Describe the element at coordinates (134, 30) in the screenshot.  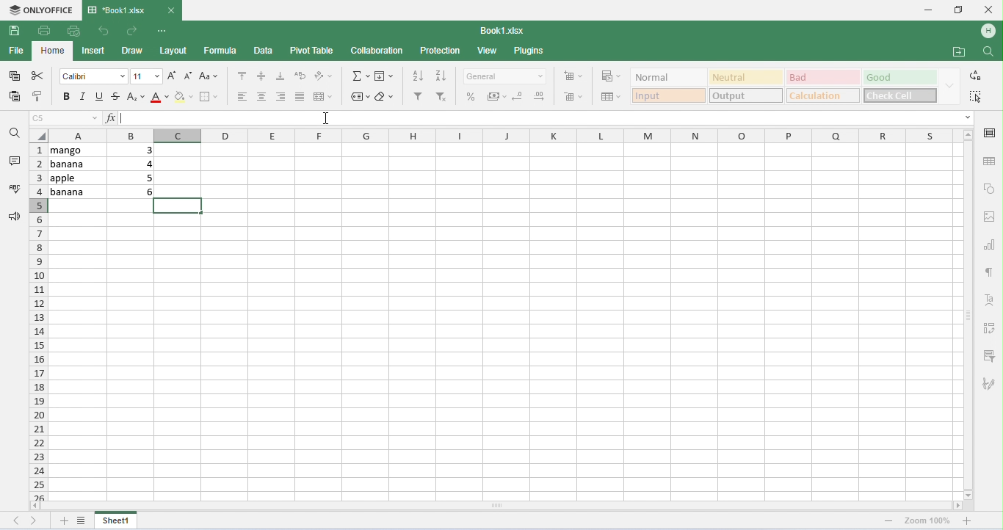
I see `redo` at that location.